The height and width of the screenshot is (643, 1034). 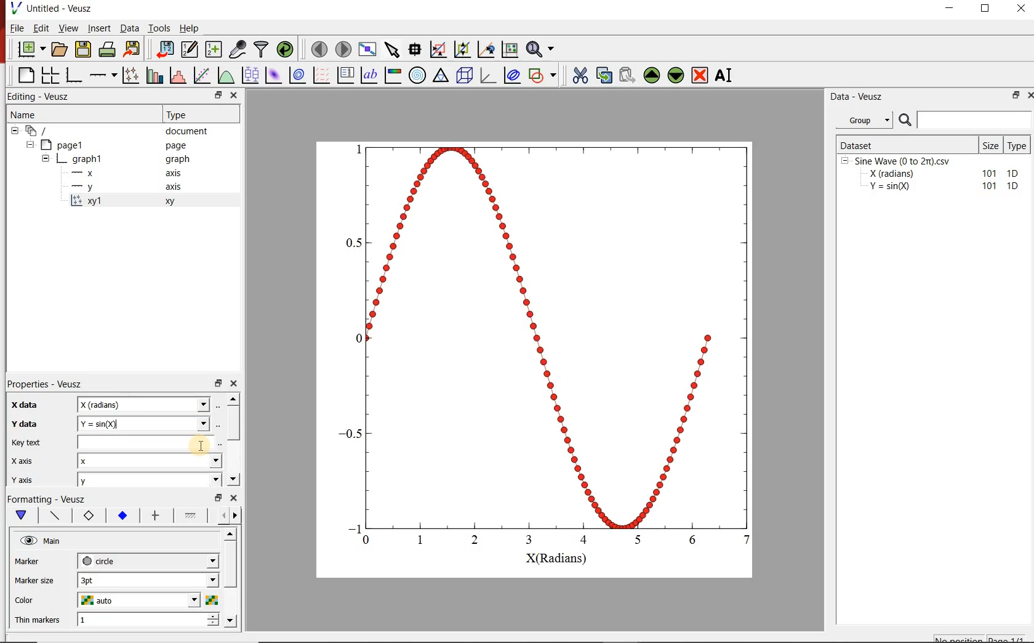 I want to click on print, so click(x=108, y=50).